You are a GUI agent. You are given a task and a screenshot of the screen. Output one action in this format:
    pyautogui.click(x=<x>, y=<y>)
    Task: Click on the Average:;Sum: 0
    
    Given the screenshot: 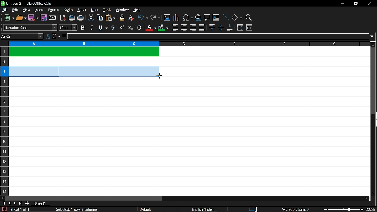 What is the action you would take?
    pyautogui.click(x=295, y=209)
    